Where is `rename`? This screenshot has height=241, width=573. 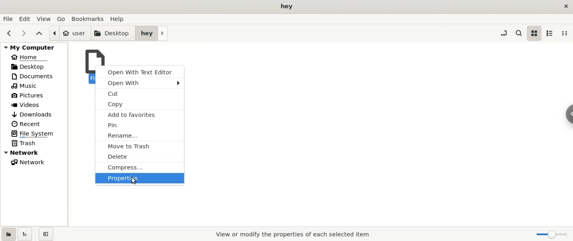
rename is located at coordinates (140, 135).